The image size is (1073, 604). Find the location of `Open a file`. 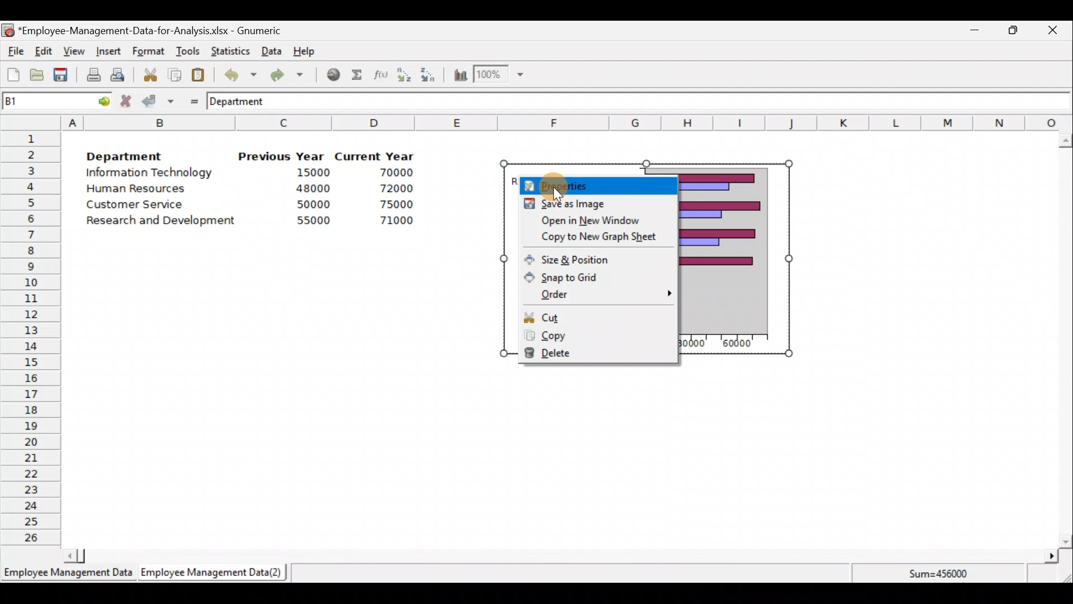

Open a file is located at coordinates (40, 76).